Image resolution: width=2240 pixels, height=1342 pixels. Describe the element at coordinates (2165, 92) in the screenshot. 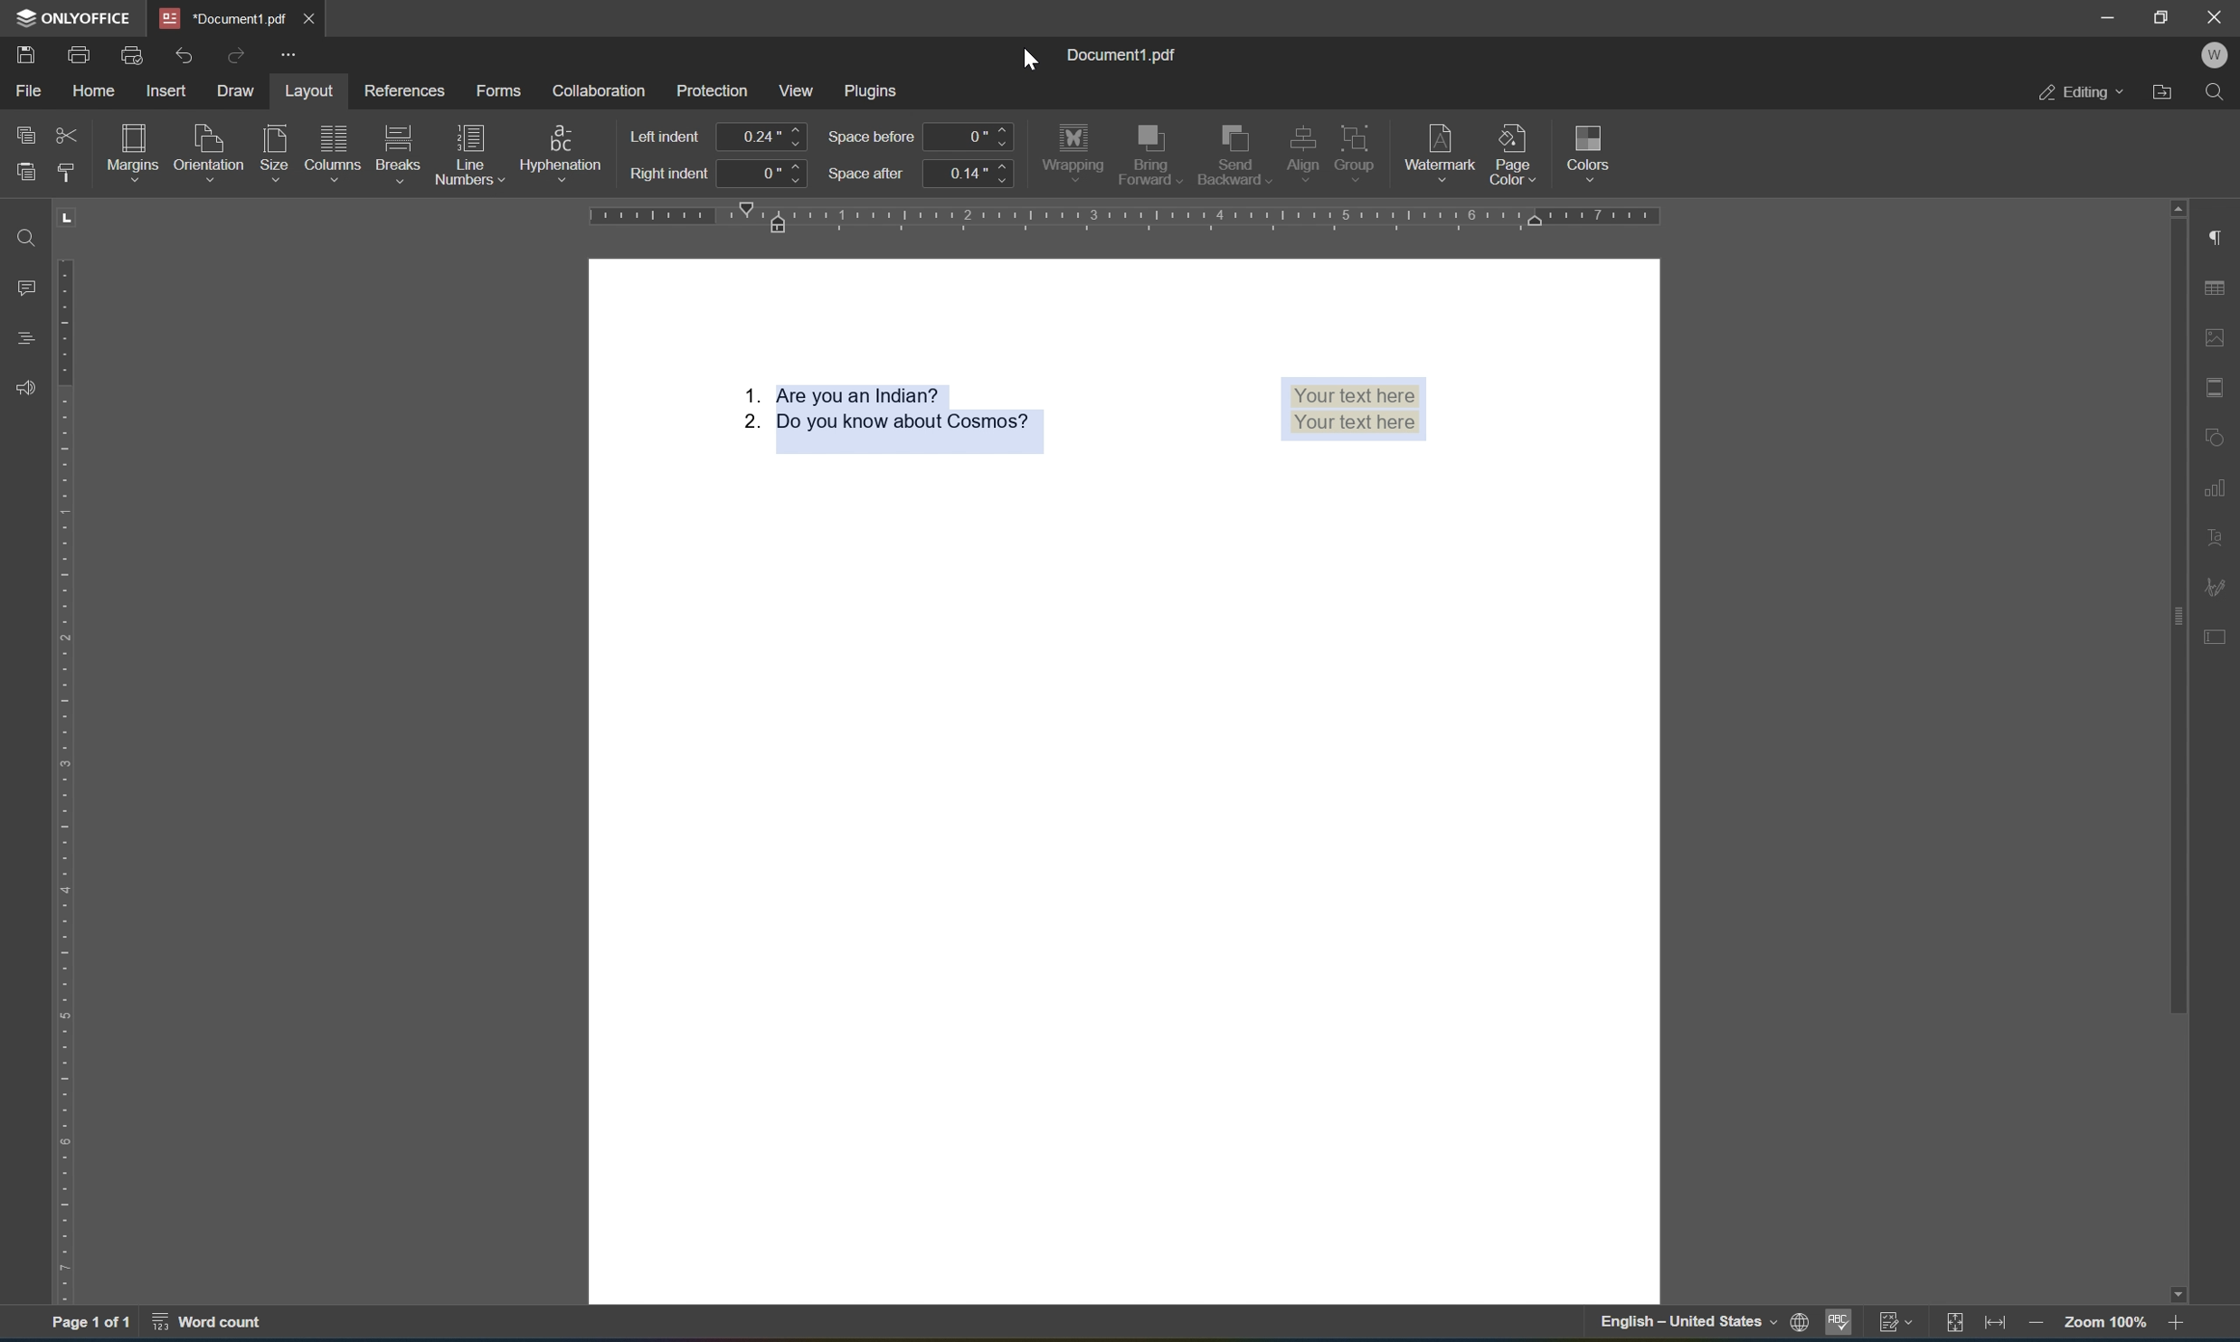

I see `open file location` at that location.